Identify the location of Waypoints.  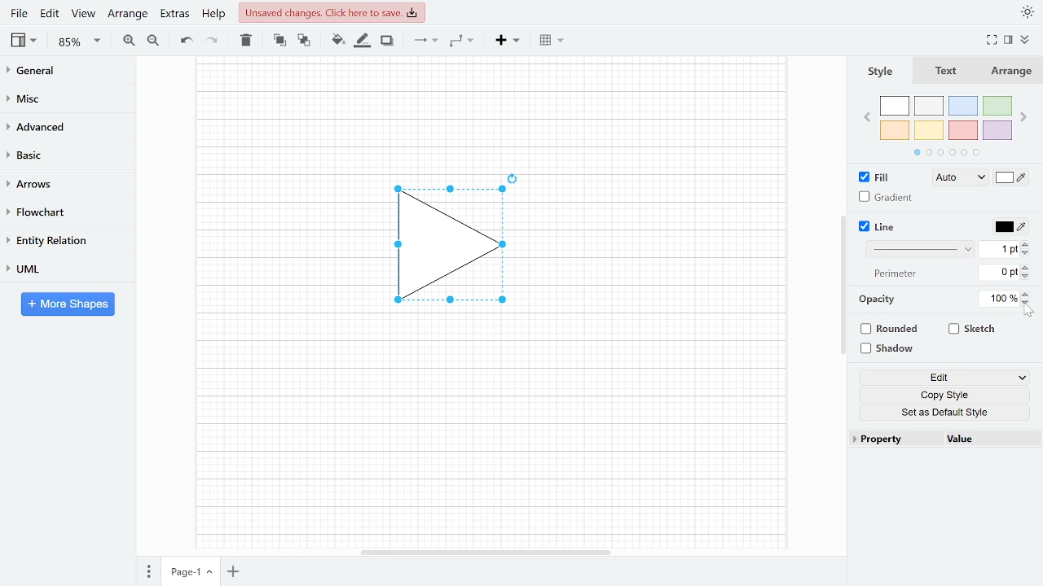
(463, 40).